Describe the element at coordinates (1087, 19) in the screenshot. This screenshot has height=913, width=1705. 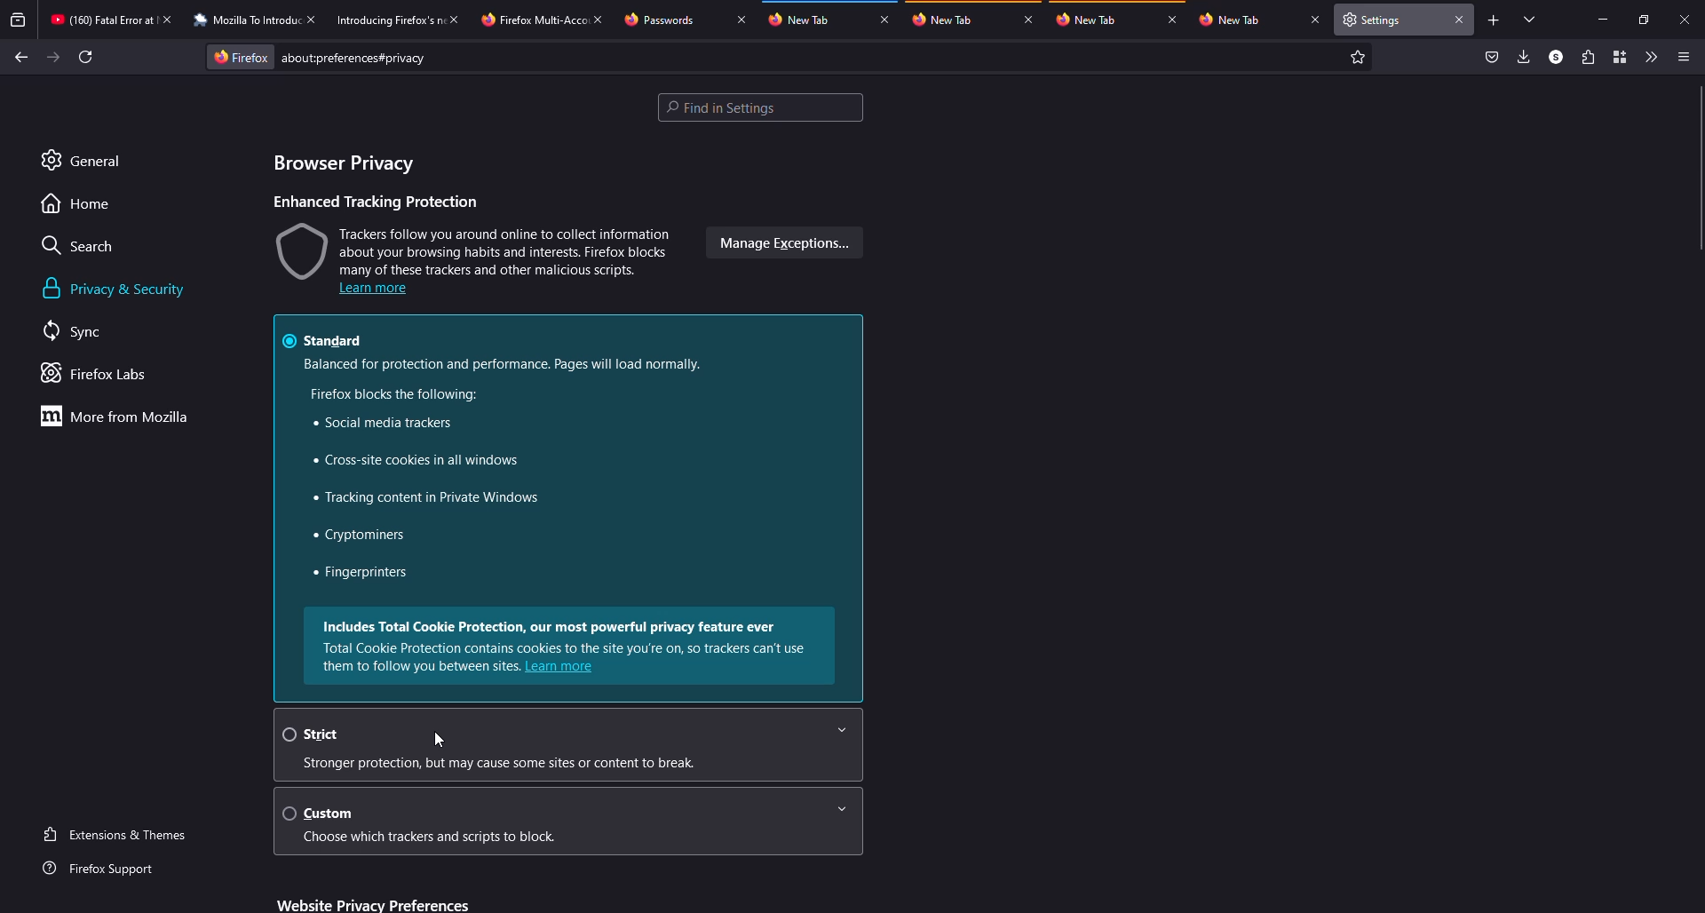
I see `tab` at that location.